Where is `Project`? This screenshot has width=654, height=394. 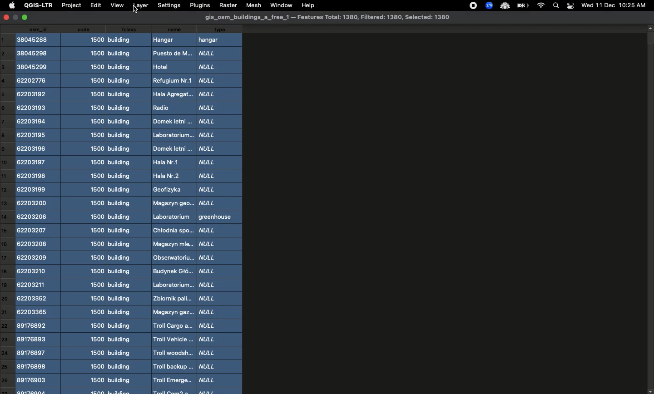 Project is located at coordinates (71, 6).